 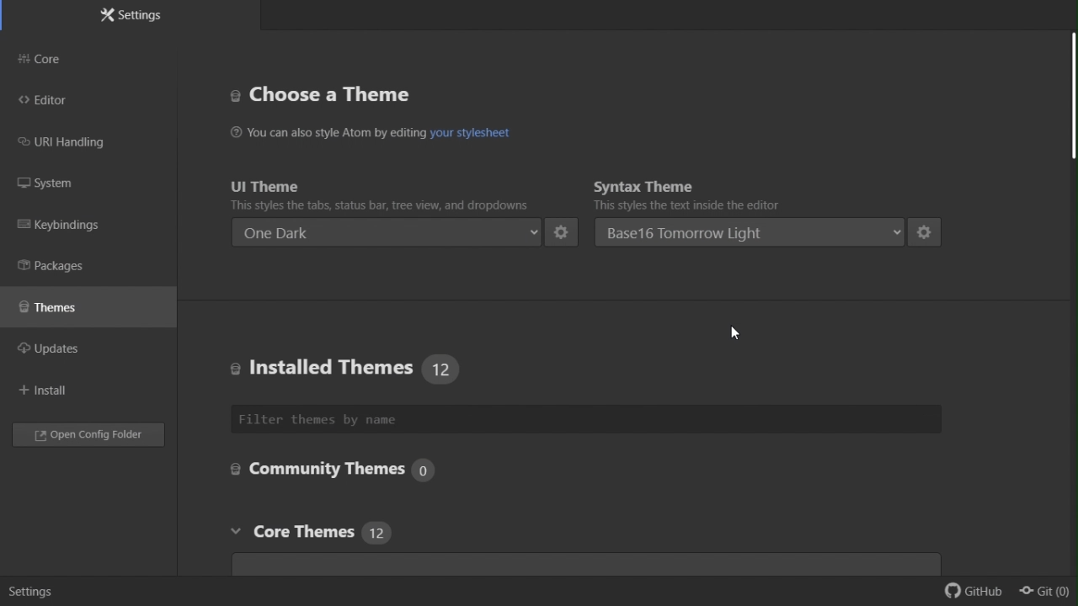 What do you see at coordinates (380, 419) in the screenshot?
I see `Filter themes by name` at bounding box center [380, 419].